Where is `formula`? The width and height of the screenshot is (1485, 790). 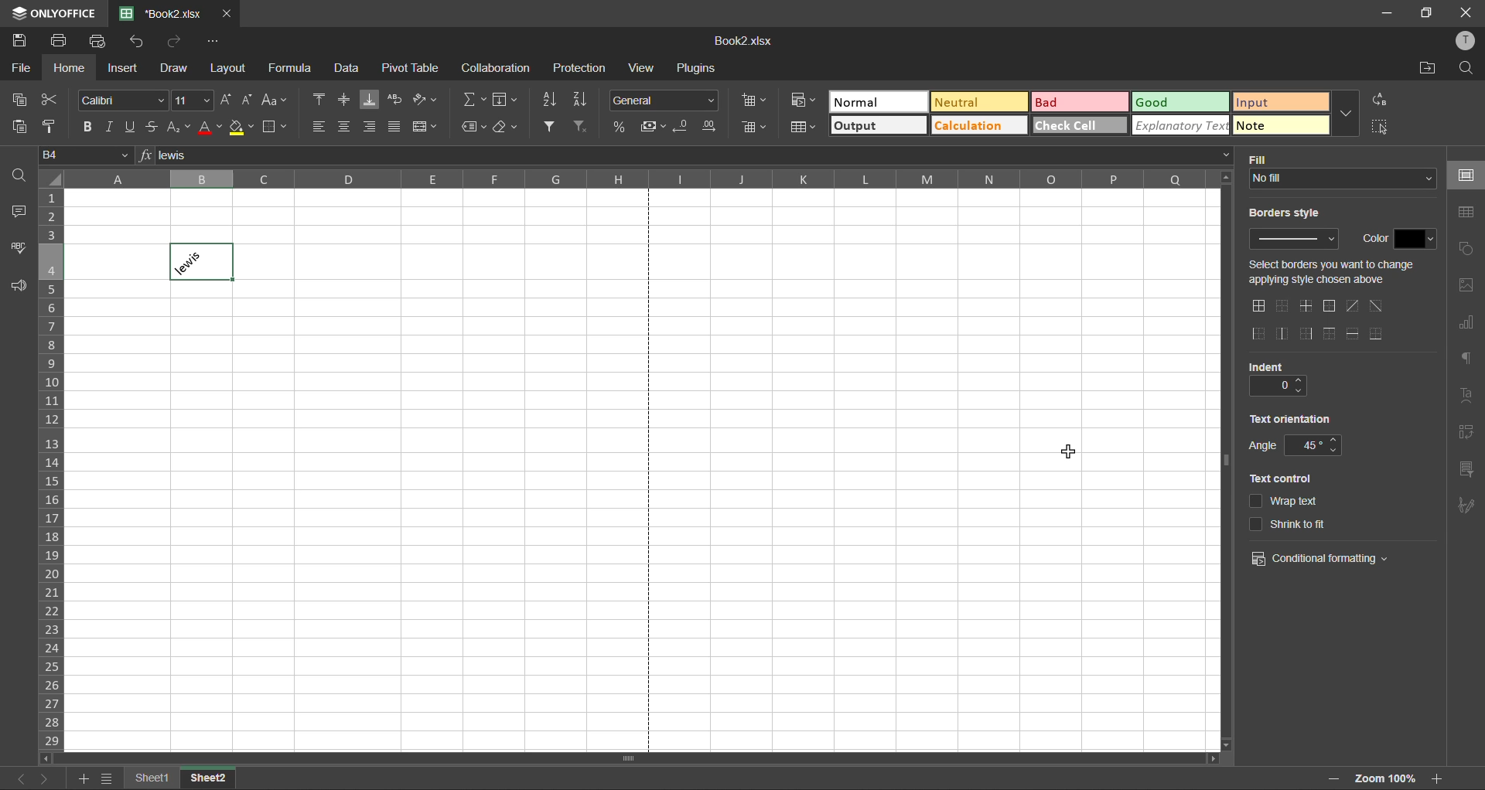 formula is located at coordinates (292, 69).